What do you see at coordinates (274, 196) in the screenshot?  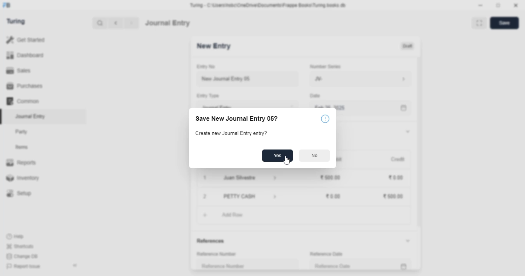 I see `account information` at bounding box center [274, 196].